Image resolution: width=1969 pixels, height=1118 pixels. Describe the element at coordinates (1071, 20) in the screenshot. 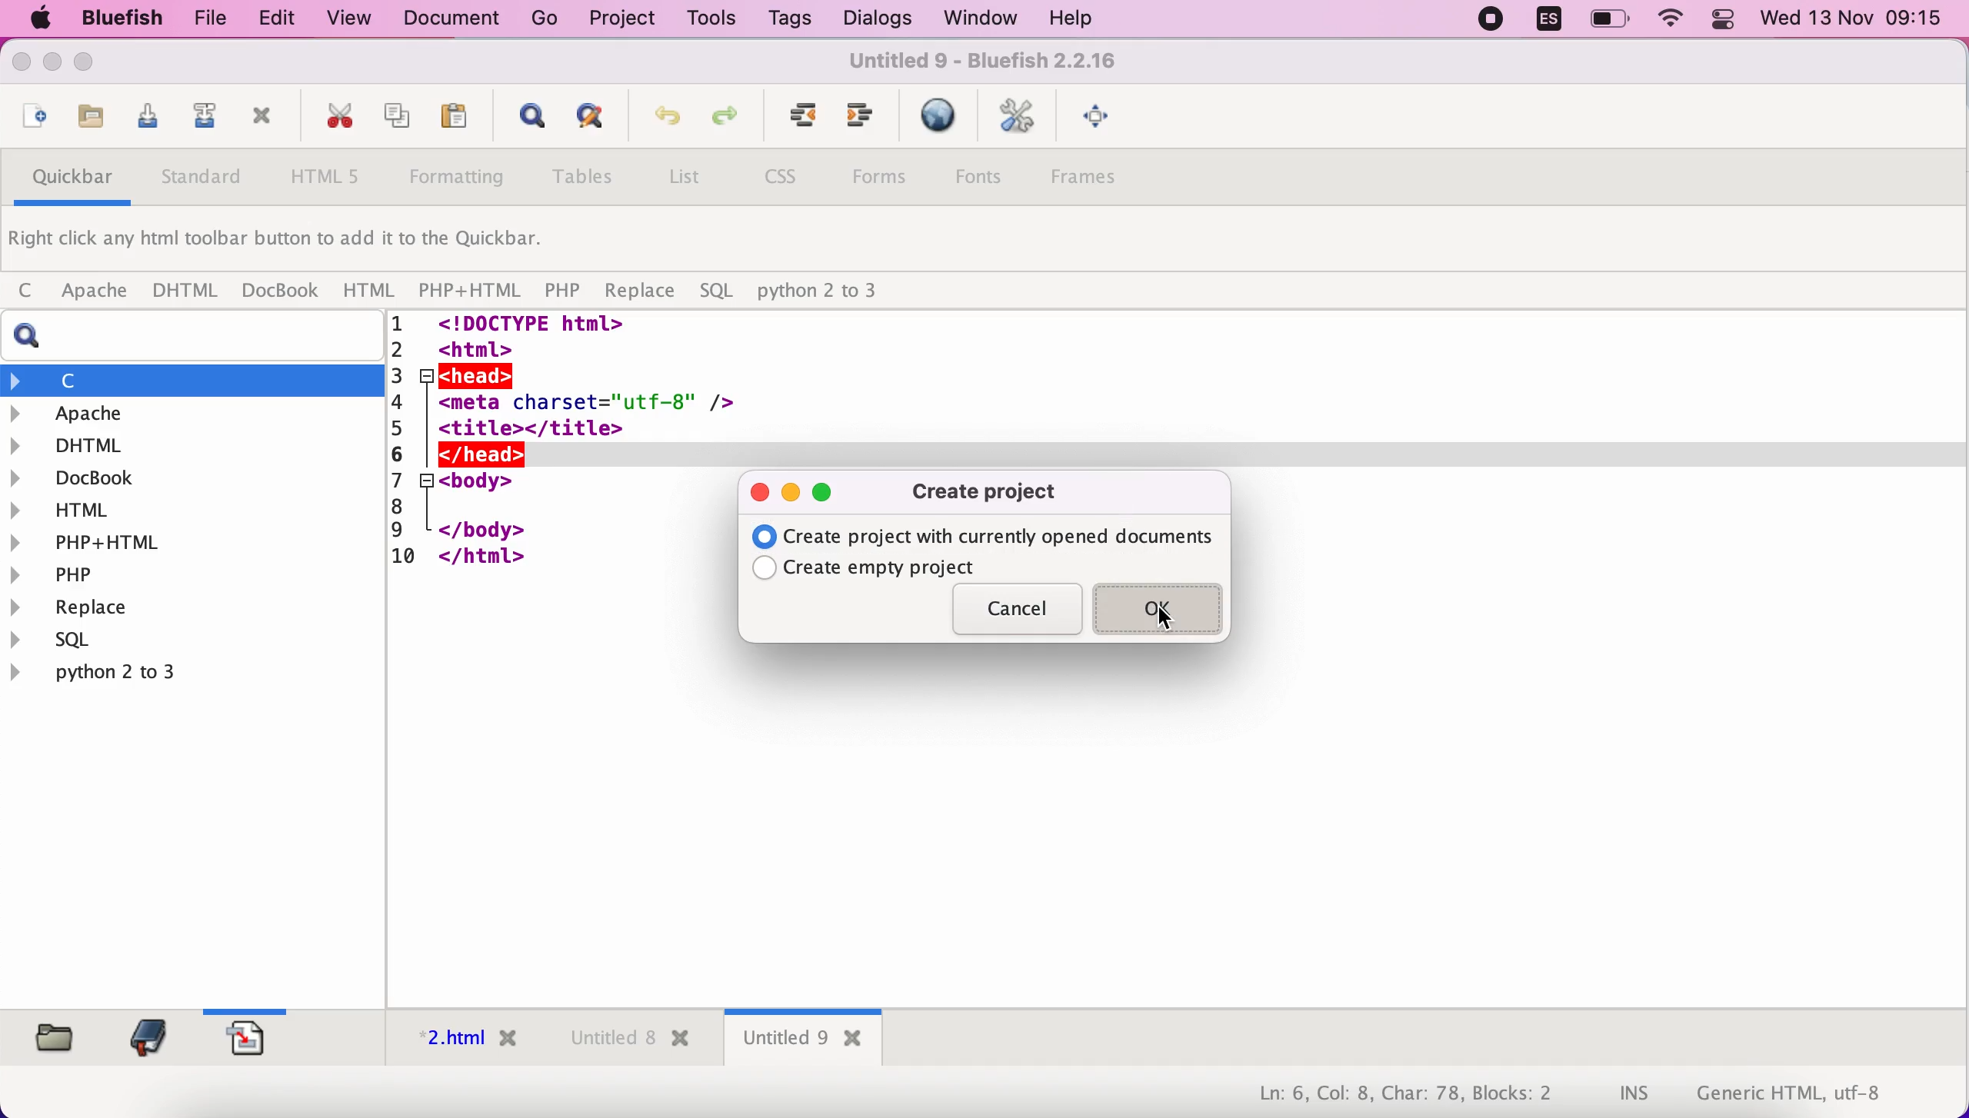

I see `help` at that location.